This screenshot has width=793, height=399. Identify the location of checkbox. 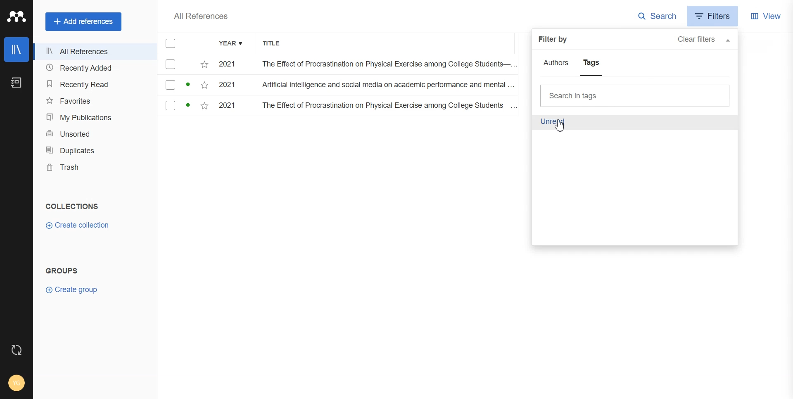
(184, 107).